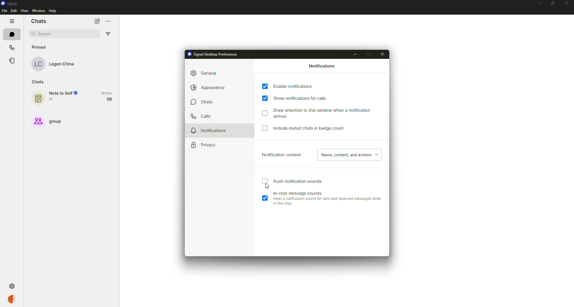 The width and height of the screenshot is (574, 307). What do you see at coordinates (264, 86) in the screenshot?
I see `enabled` at bounding box center [264, 86].